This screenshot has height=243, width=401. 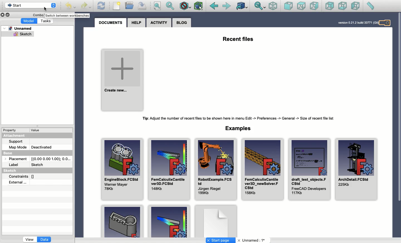 What do you see at coordinates (122, 170) in the screenshot?
I see `EngineBlock` at bounding box center [122, 170].